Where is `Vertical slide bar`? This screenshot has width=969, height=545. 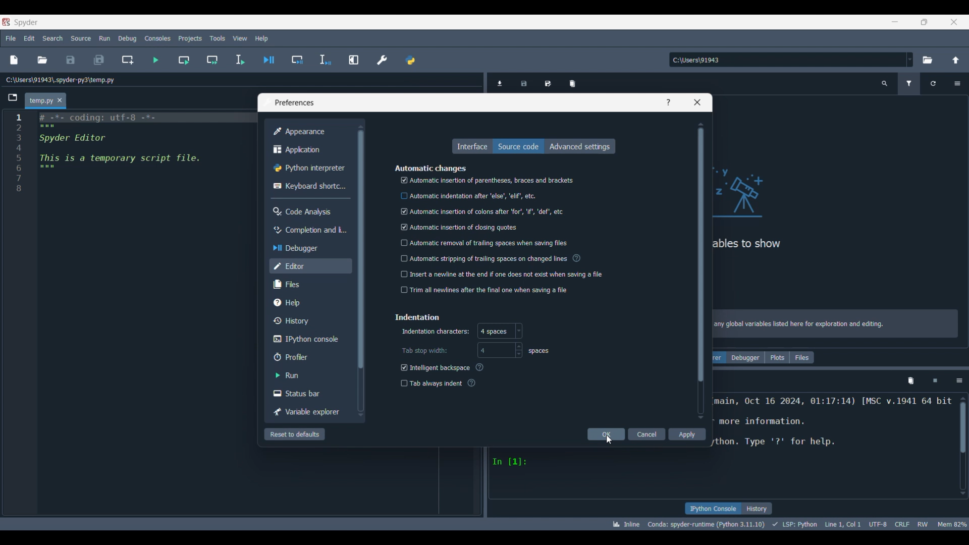
Vertical slide bar is located at coordinates (360, 270).